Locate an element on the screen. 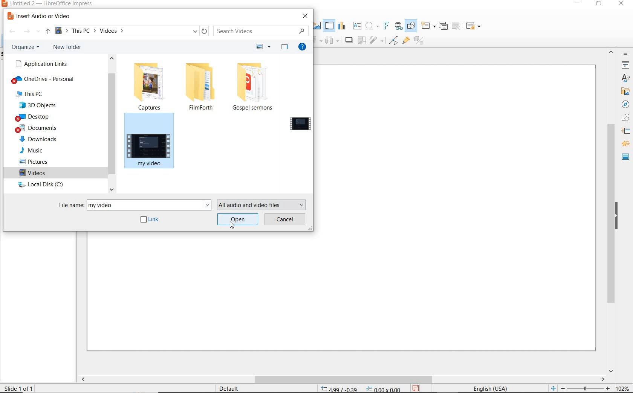 This screenshot has width=633, height=393. PATH is located at coordinates (130, 31).